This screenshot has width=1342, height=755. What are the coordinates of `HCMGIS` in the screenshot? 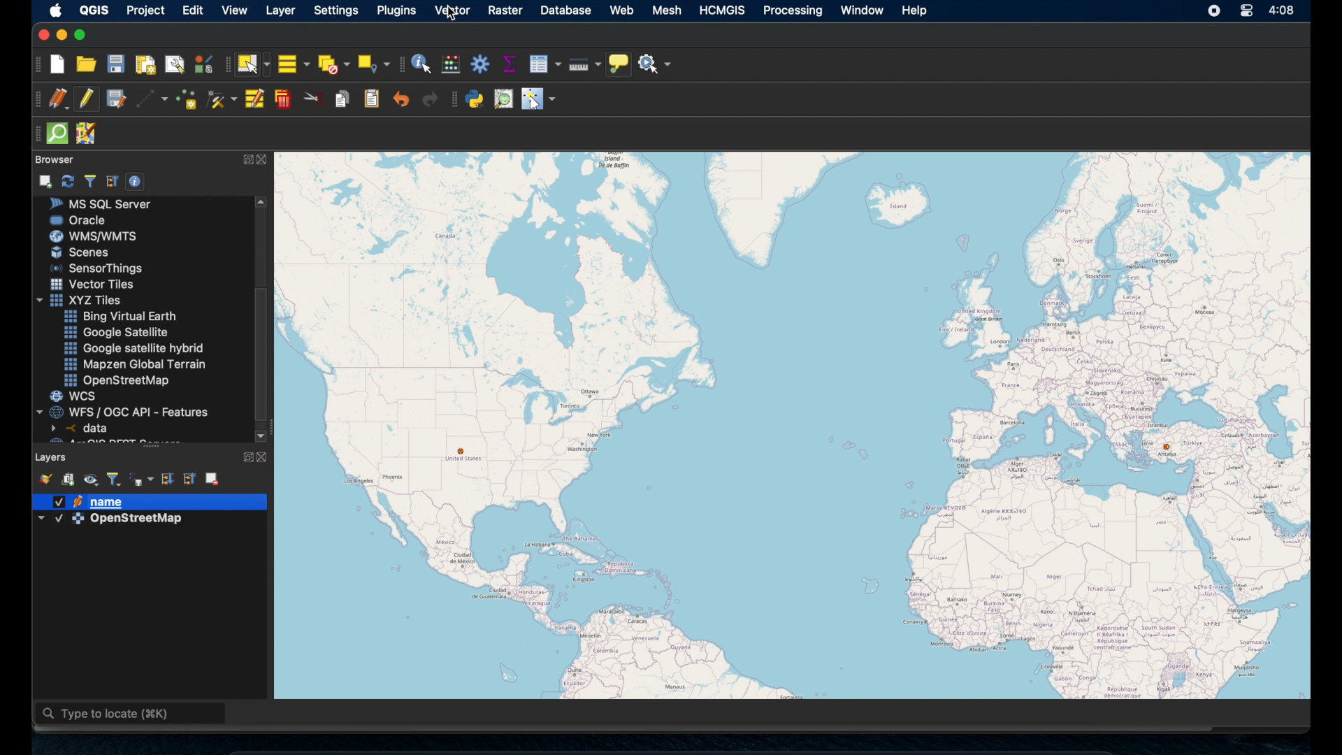 It's located at (724, 10).